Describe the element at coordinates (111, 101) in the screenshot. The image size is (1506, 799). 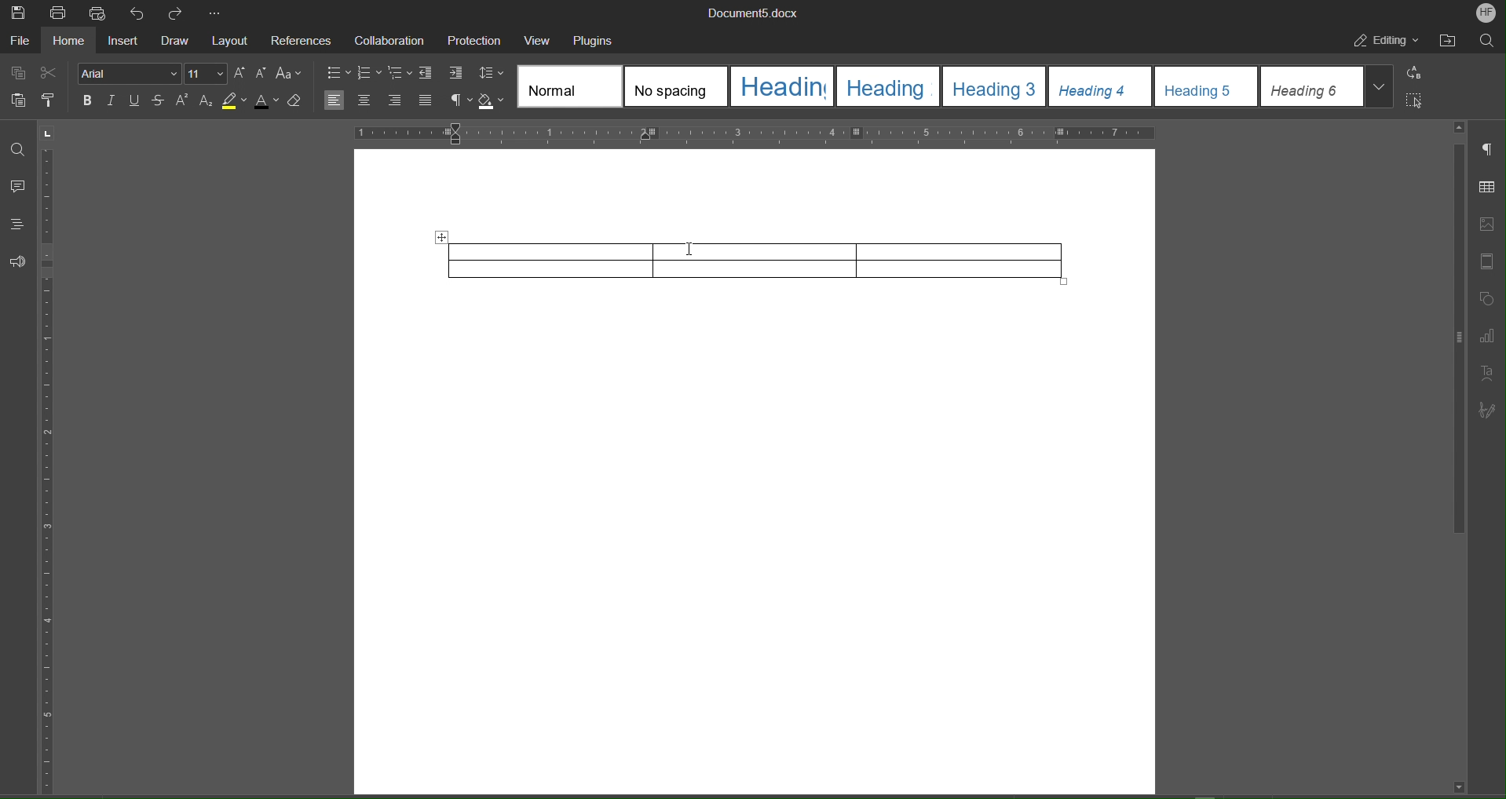
I see `Italic` at that location.